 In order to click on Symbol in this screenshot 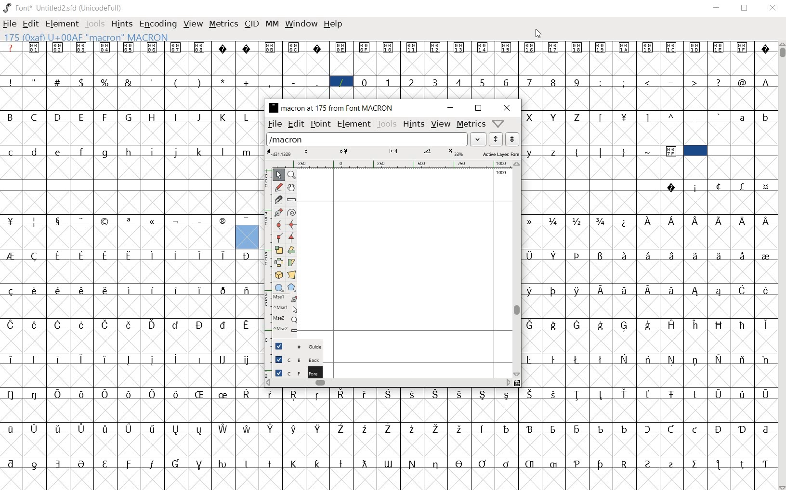, I will do `click(694, 324)`.